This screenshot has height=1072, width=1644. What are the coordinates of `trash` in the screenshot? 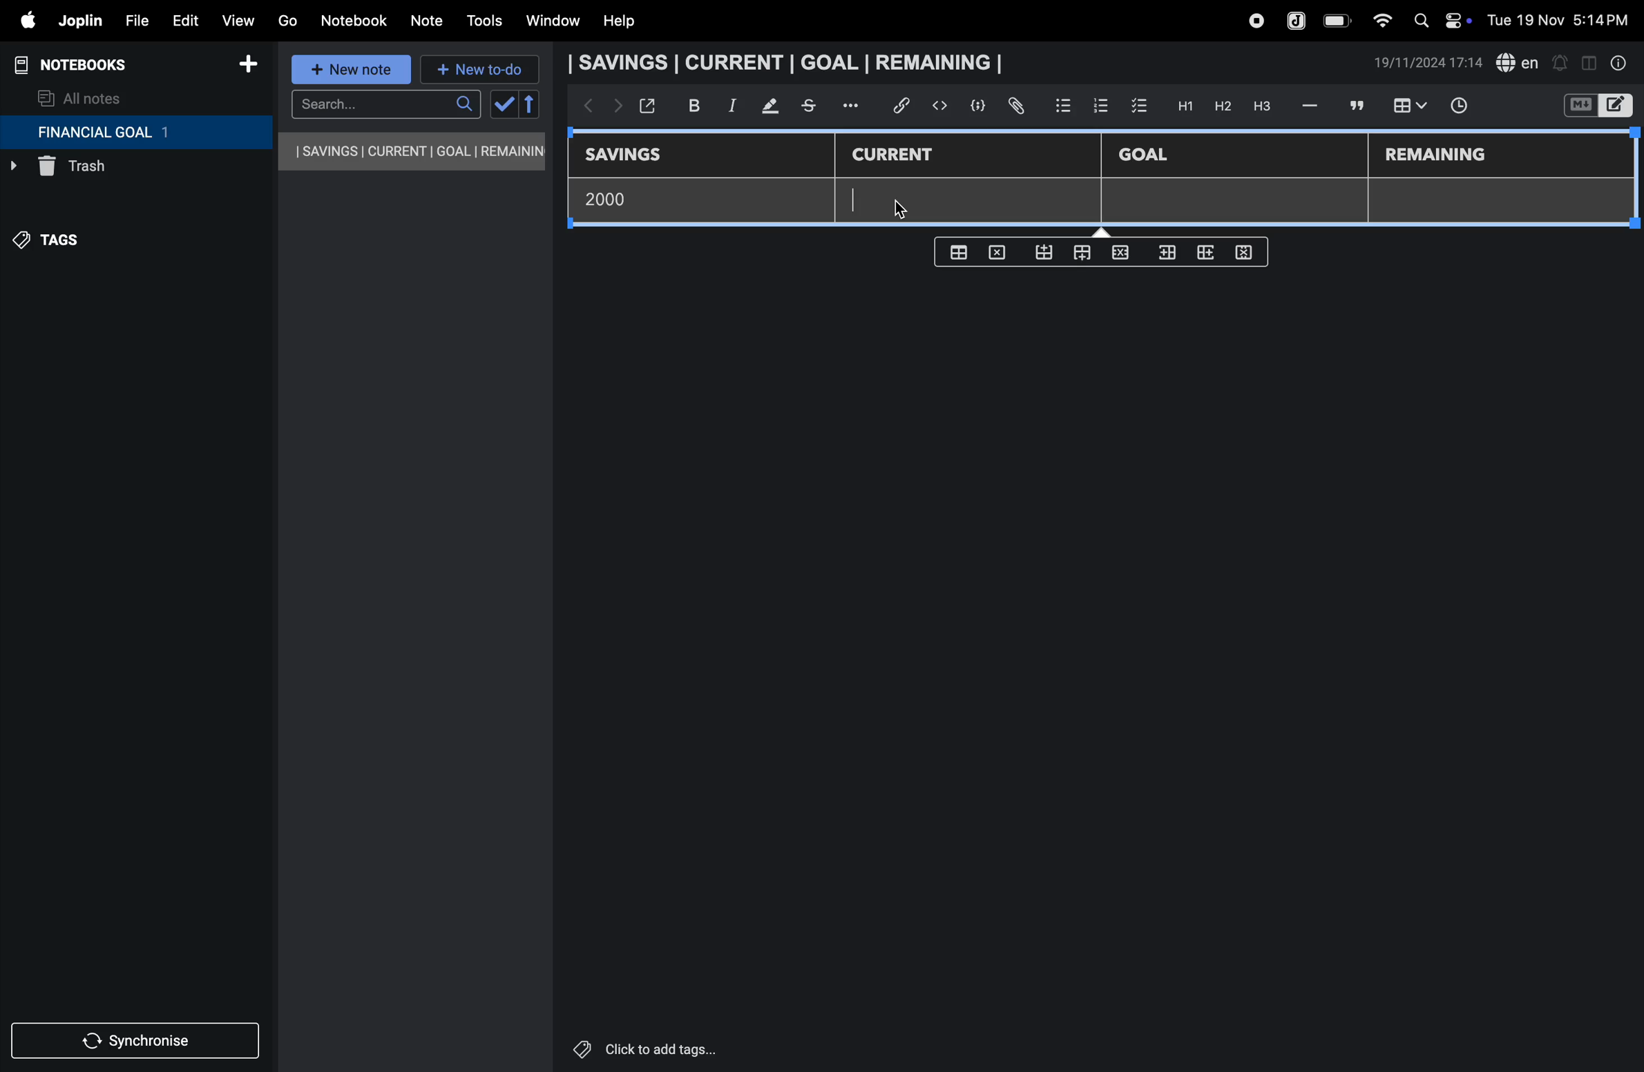 It's located at (107, 170).